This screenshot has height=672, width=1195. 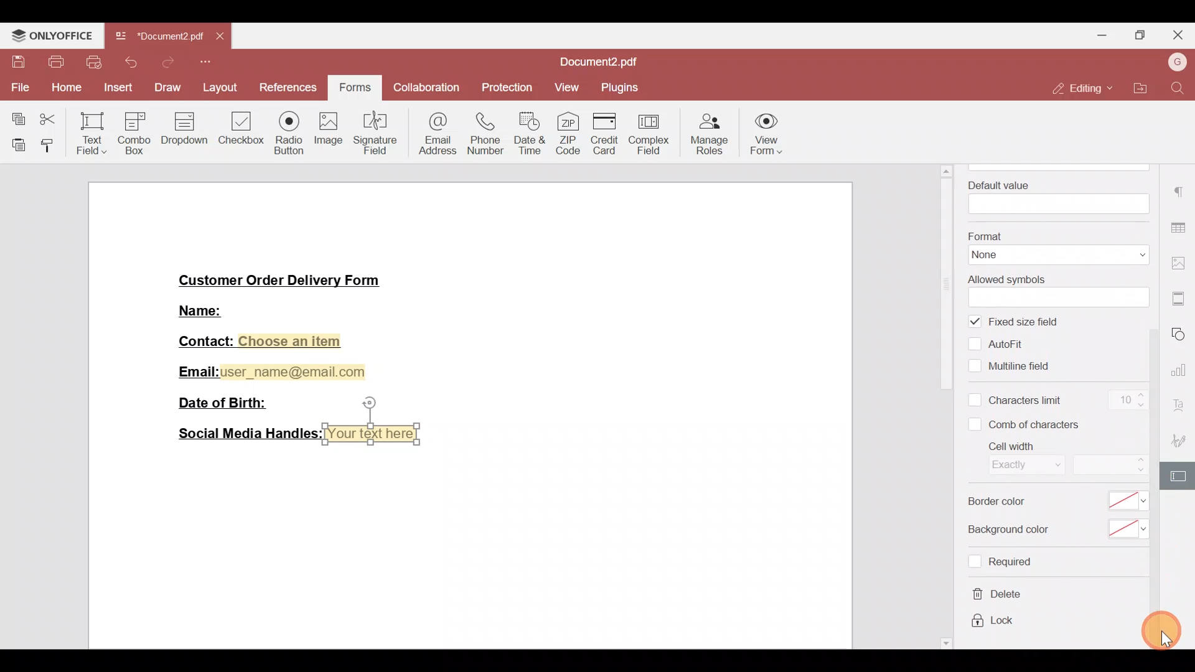 What do you see at coordinates (54, 62) in the screenshot?
I see `Print file` at bounding box center [54, 62].